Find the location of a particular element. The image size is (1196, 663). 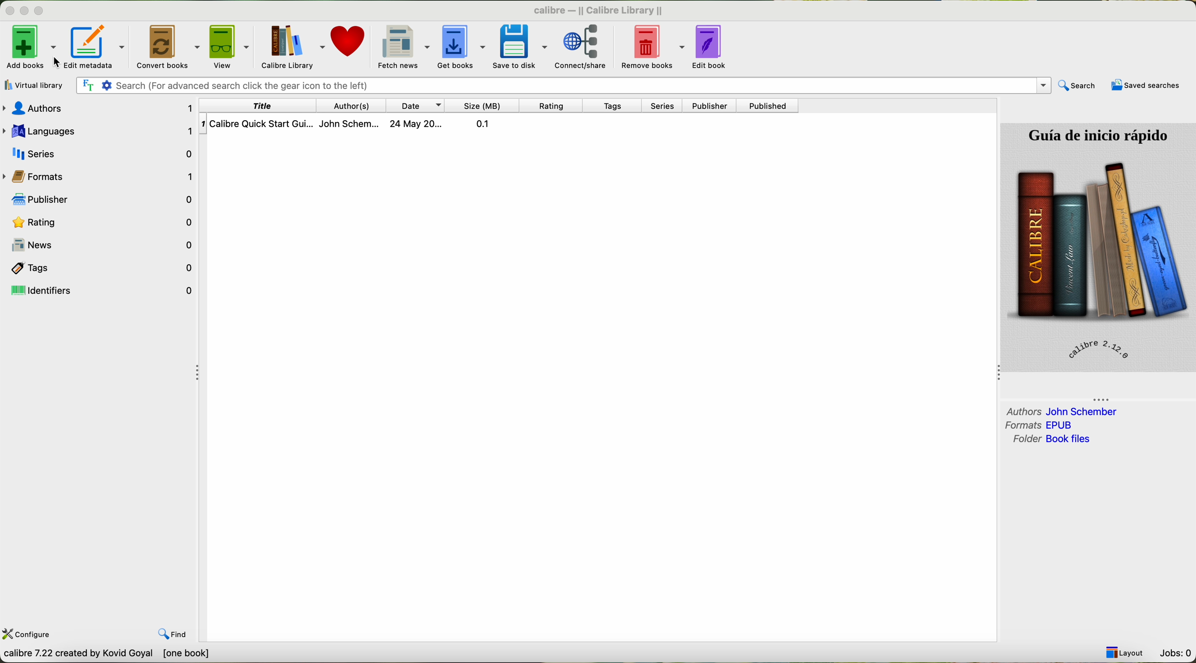

title is located at coordinates (256, 105).